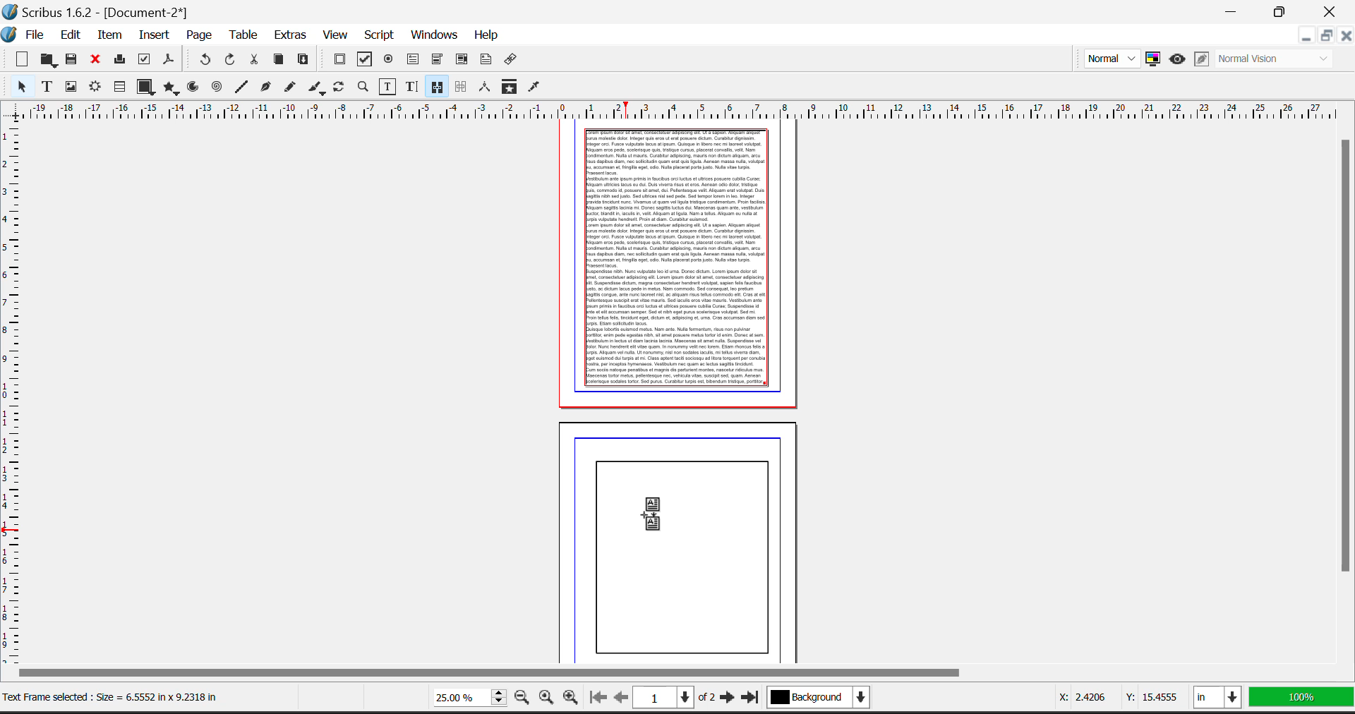 Image resolution: width=1355 pixels, height=714 pixels. Describe the element at coordinates (119, 87) in the screenshot. I see `Tables` at that location.